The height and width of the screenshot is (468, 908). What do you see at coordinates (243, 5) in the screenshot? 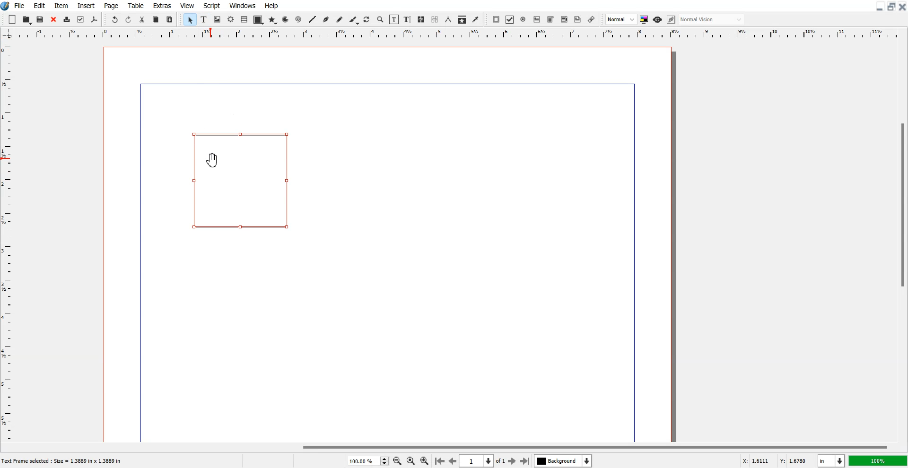
I see `Windows` at bounding box center [243, 5].